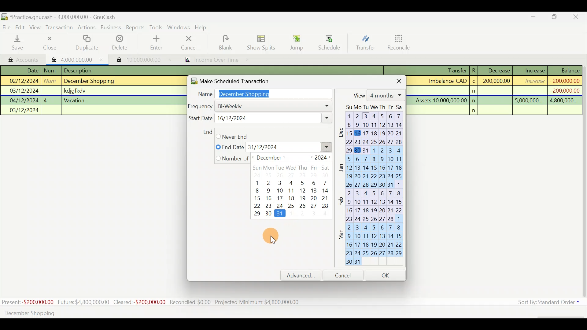  I want to click on Actions, so click(87, 28).